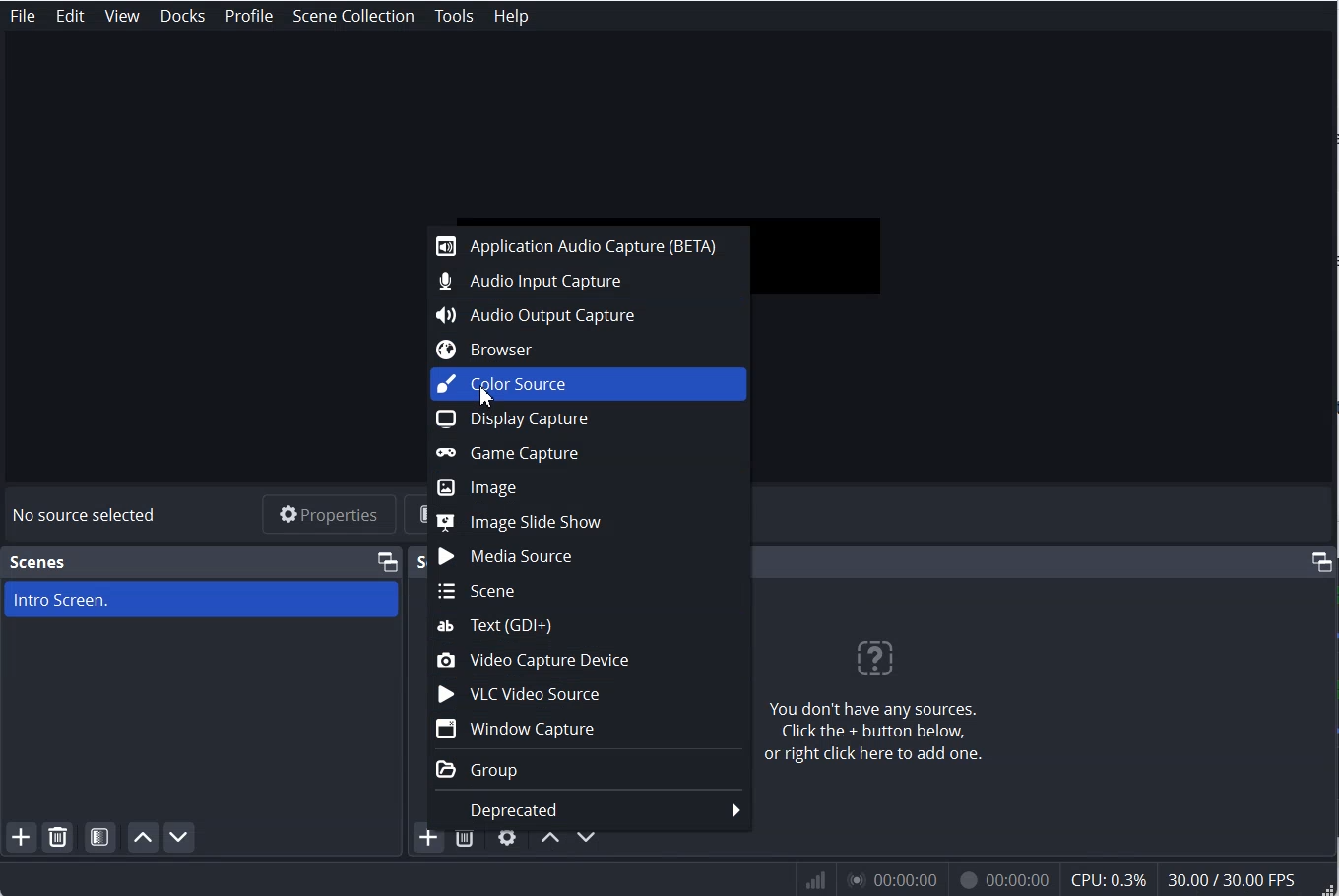 Image resolution: width=1339 pixels, height=896 pixels. What do you see at coordinates (549, 839) in the screenshot?
I see `Move Source up` at bounding box center [549, 839].